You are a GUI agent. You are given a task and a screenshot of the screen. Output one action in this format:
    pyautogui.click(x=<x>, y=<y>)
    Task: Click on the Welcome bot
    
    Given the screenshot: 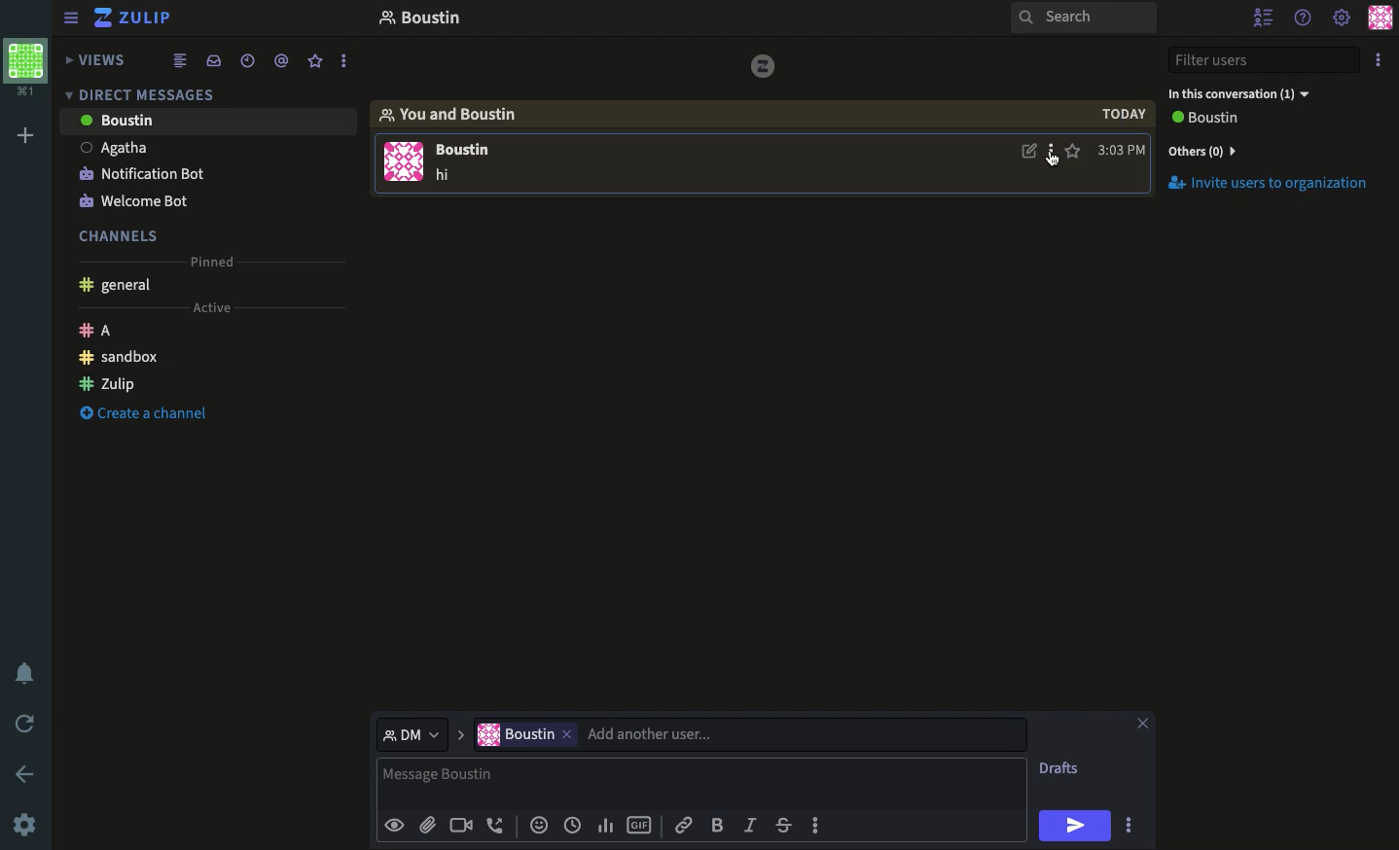 What is the action you would take?
    pyautogui.click(x=139, y=196)
    